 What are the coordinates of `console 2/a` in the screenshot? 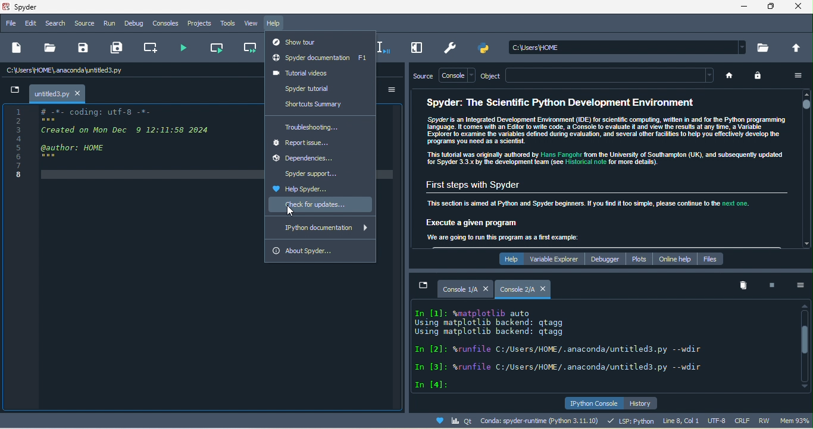 It's located at (517, 289).